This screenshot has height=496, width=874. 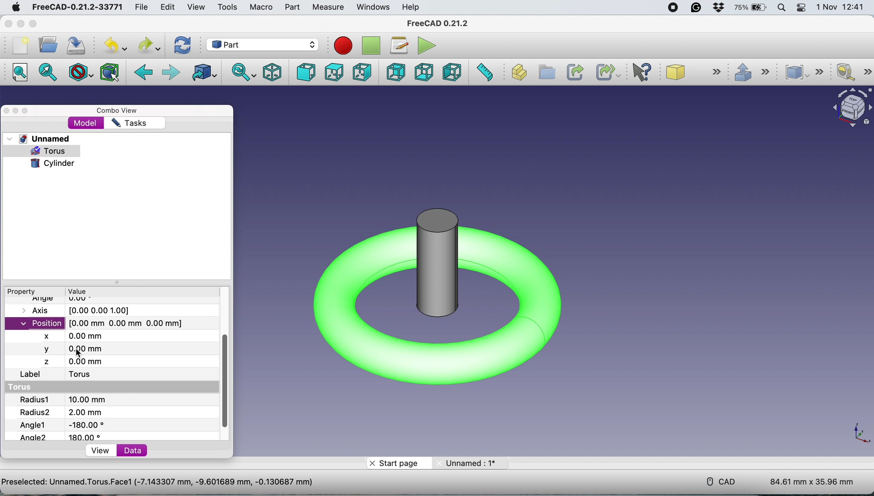 I want to click on object interface, so click(x=849, y=109).